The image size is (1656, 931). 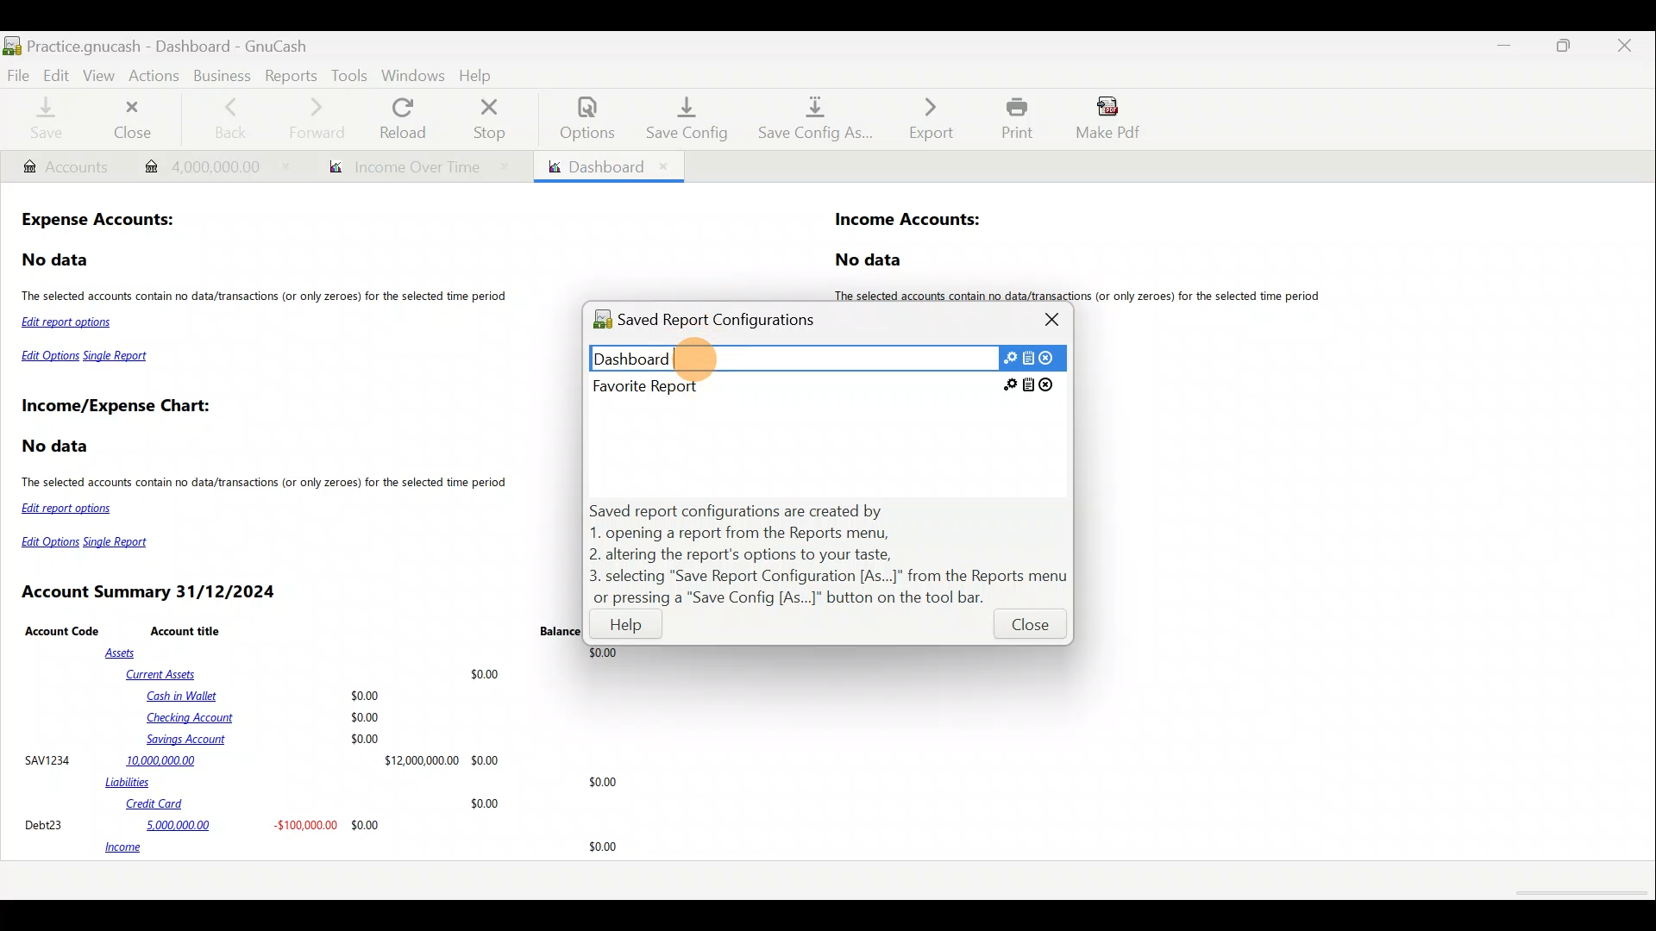 I want to click on The selected accounts contain no data/transactions (or only zeroes) for the selected time period, so click(x=267, y=484).